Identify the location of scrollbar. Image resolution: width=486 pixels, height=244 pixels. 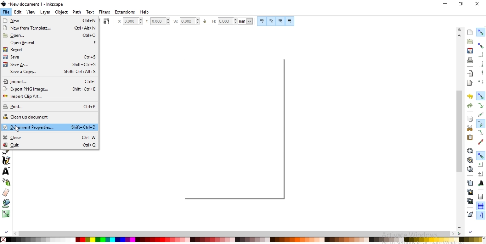
(460, 151).